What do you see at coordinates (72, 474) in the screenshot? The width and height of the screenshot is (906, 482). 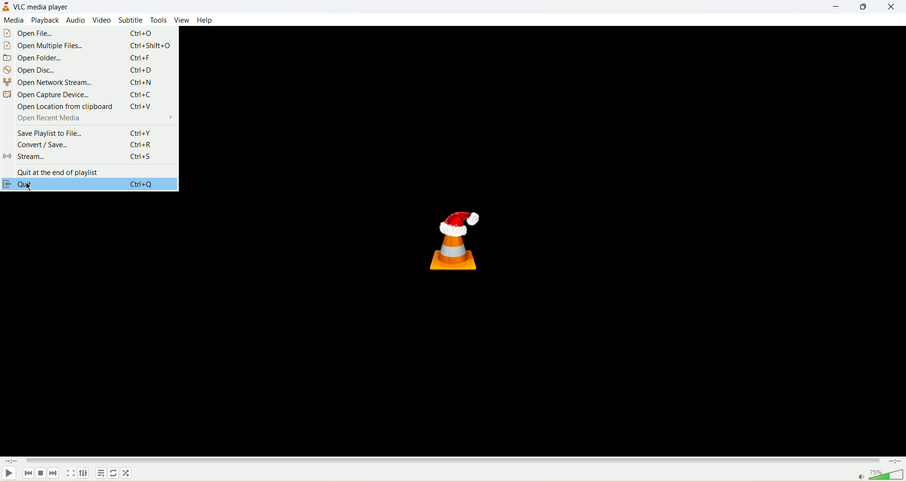 I see `toggle video fullscreen` at bounding box center [72, 474].